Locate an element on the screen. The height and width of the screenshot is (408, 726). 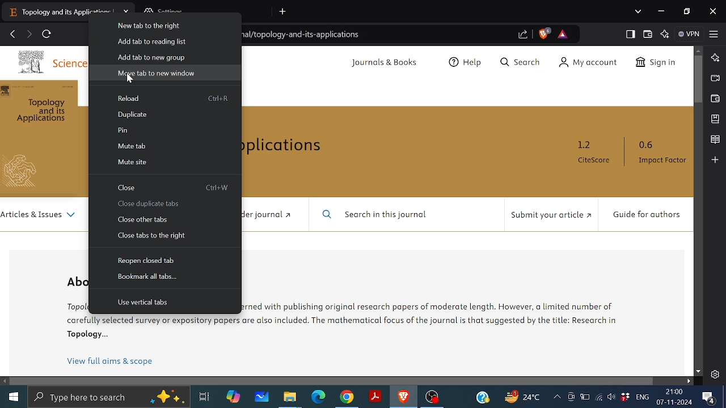
Mute site is located at coordinates (132, 161).